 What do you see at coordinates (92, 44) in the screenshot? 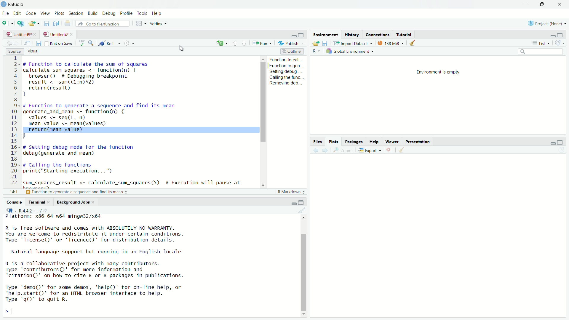
I see `find/replace` at bounding box center [92, 44].